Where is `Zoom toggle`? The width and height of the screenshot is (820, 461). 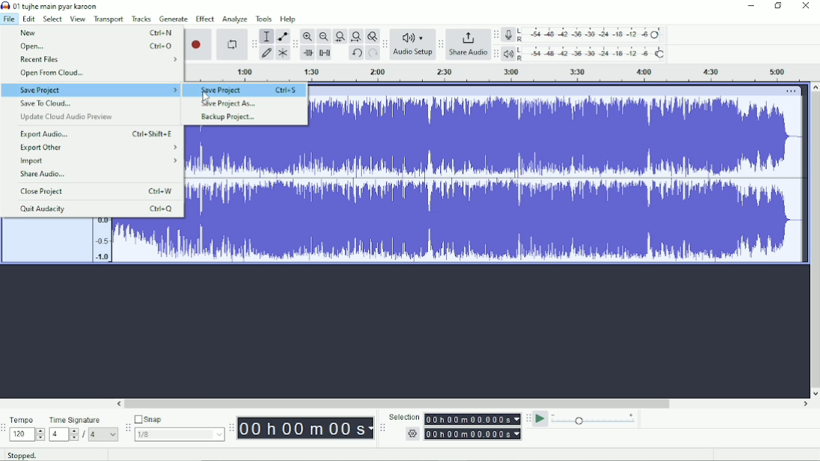 Zoom toggle is located at coordinates (372, 36).